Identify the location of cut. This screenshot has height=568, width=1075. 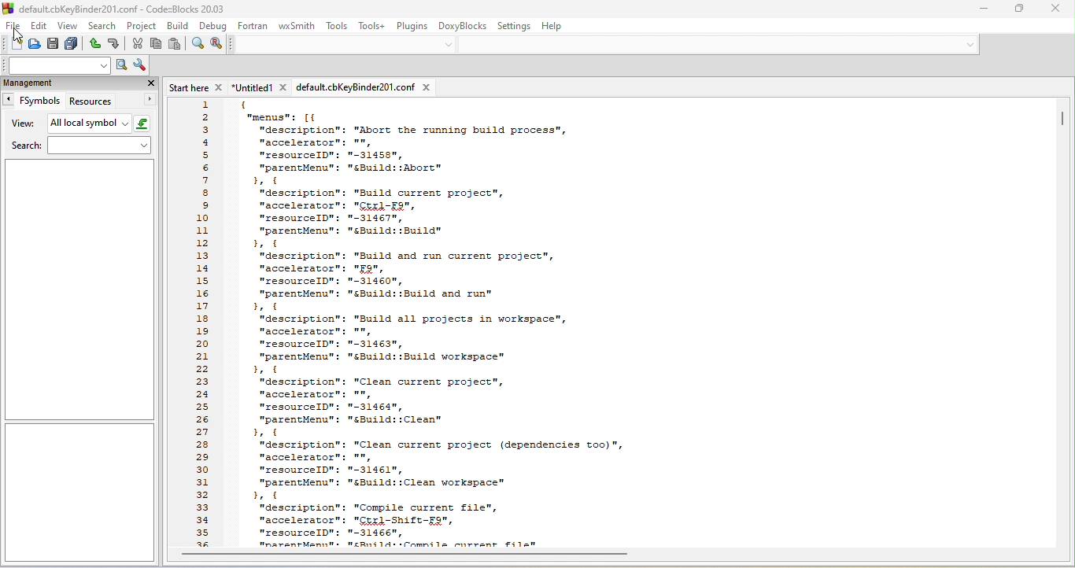
(137, 45).